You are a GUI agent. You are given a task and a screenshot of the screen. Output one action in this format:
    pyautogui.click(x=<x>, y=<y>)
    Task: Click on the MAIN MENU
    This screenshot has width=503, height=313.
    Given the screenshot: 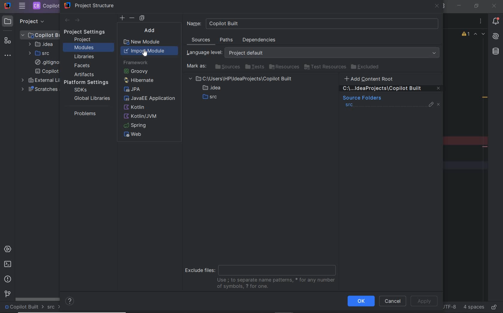 What is the action you would take?
    pyautogui.click(x=22, y=6)
    